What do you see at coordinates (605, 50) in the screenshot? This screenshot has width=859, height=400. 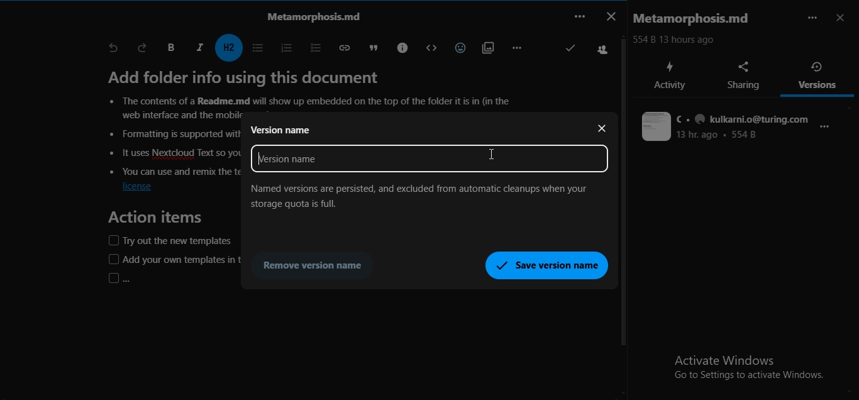 I see `Users` at bounding box center [605, 50].